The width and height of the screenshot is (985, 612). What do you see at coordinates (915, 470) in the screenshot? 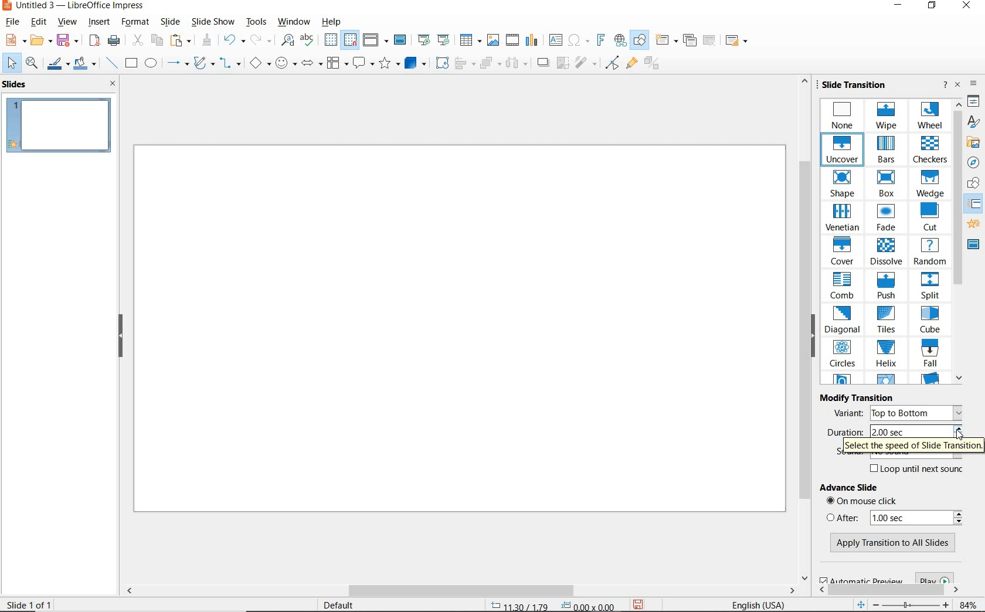
I see `LOOP UNTIL NEXT SOUND` at bounding box center [915, 470].